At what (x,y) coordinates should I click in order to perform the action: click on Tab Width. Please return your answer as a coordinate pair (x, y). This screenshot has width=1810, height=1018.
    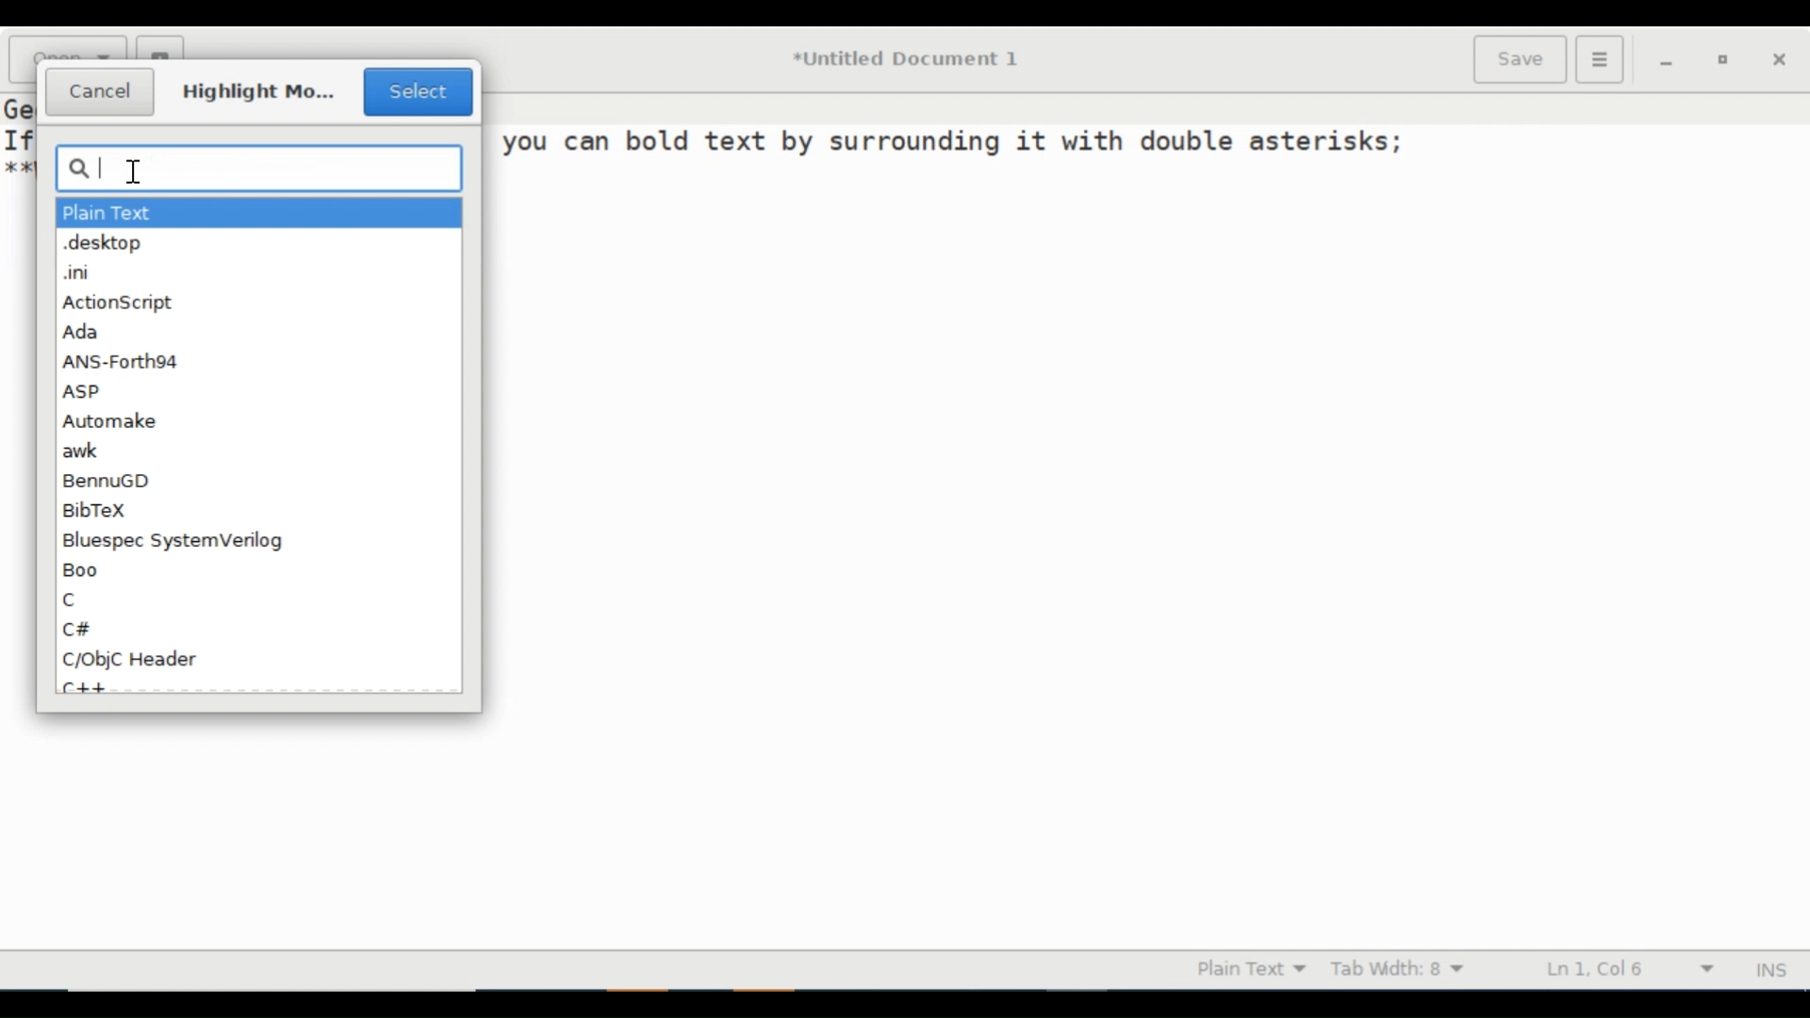
    Looking at the image, I should click on (1412, 969).